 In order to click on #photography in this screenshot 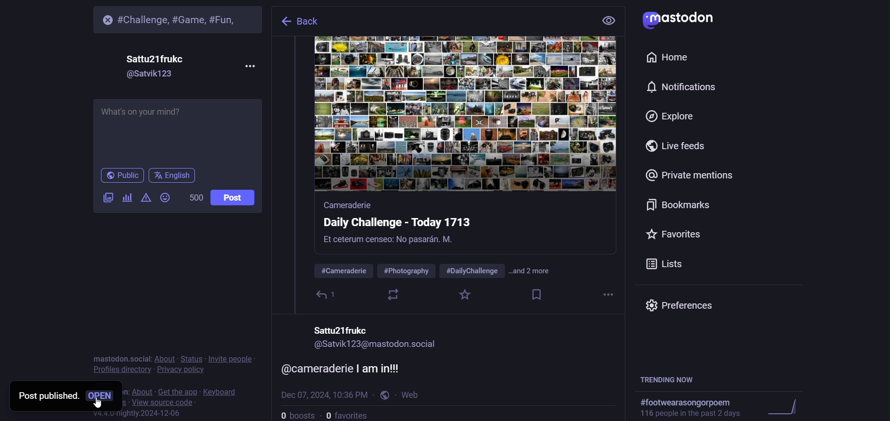, I will do `click(407, 271)`.